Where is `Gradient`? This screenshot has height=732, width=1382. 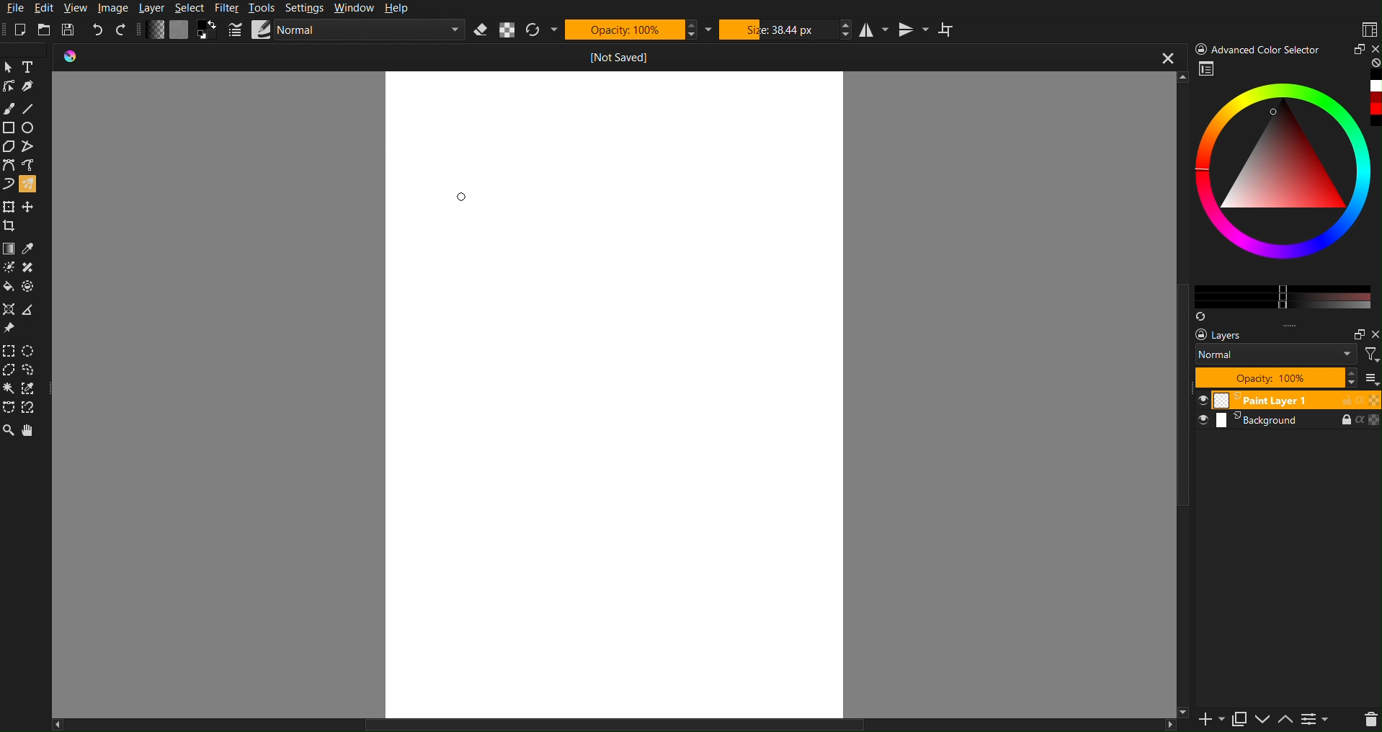
Gradient is located at coordinates (9, 247).